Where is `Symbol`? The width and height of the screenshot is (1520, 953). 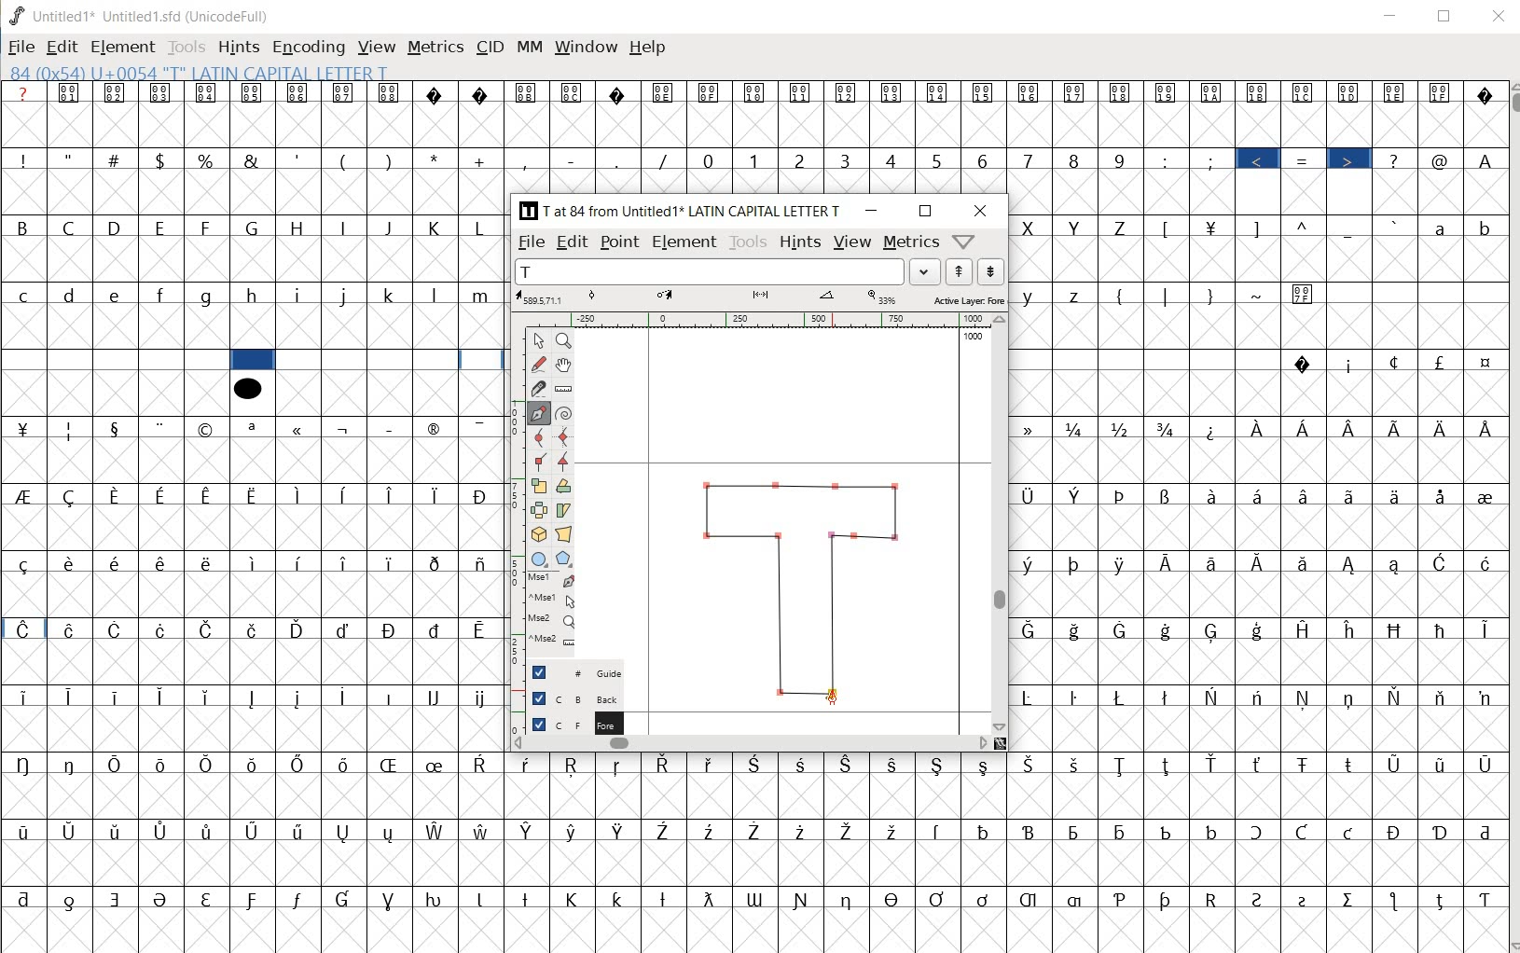 Symbol is located at coordinates (664, 829).